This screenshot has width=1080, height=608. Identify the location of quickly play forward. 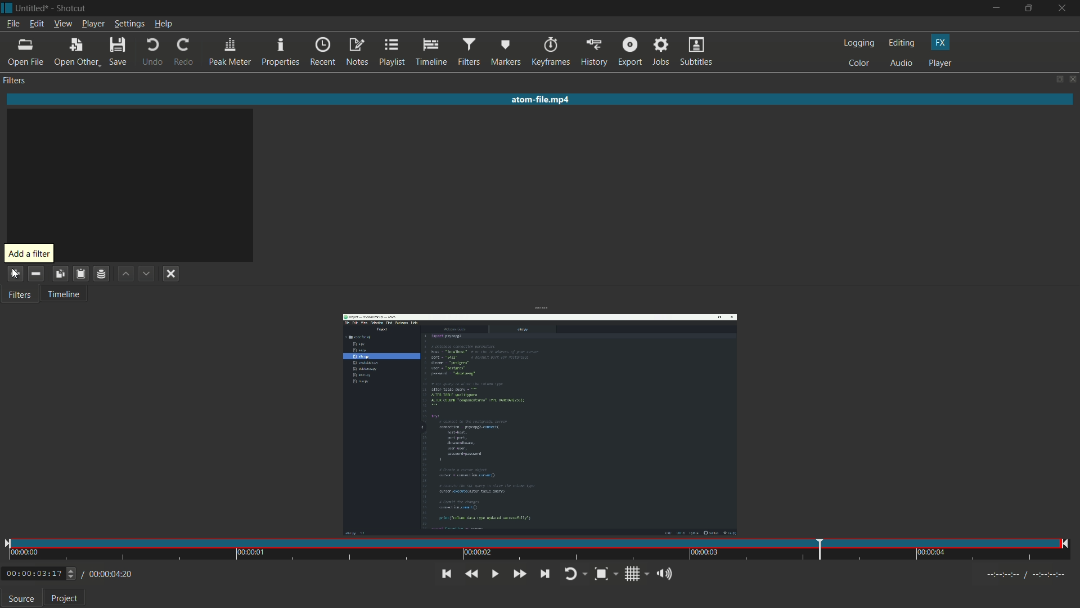
(519, 575).